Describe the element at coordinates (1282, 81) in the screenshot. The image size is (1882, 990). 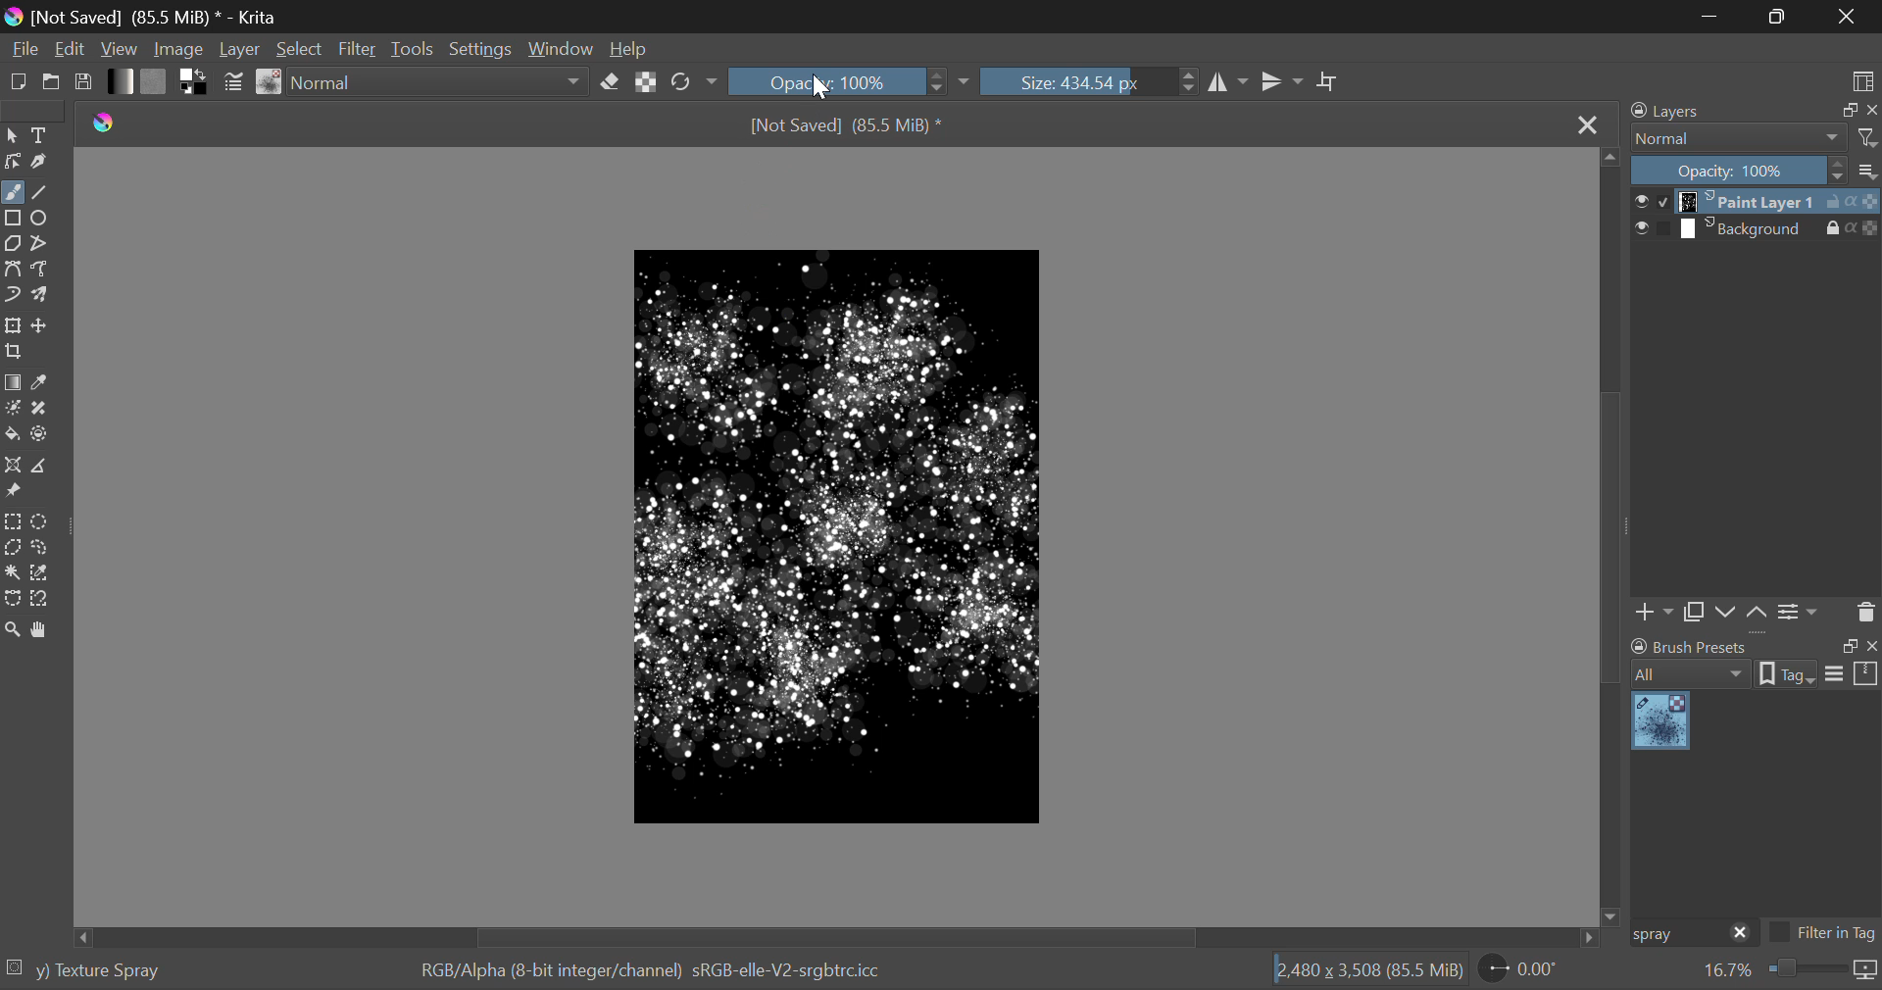
I see `Horizontal Mirror Flip` at that location.